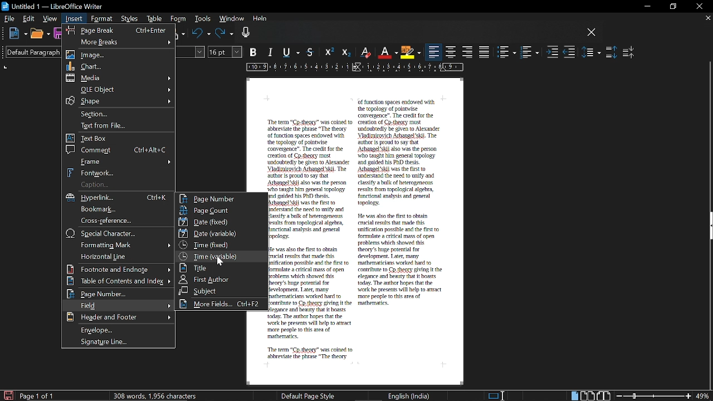 The image size is (713, 401). I want to click on Increase paragraph spacing, so click(611, 52).